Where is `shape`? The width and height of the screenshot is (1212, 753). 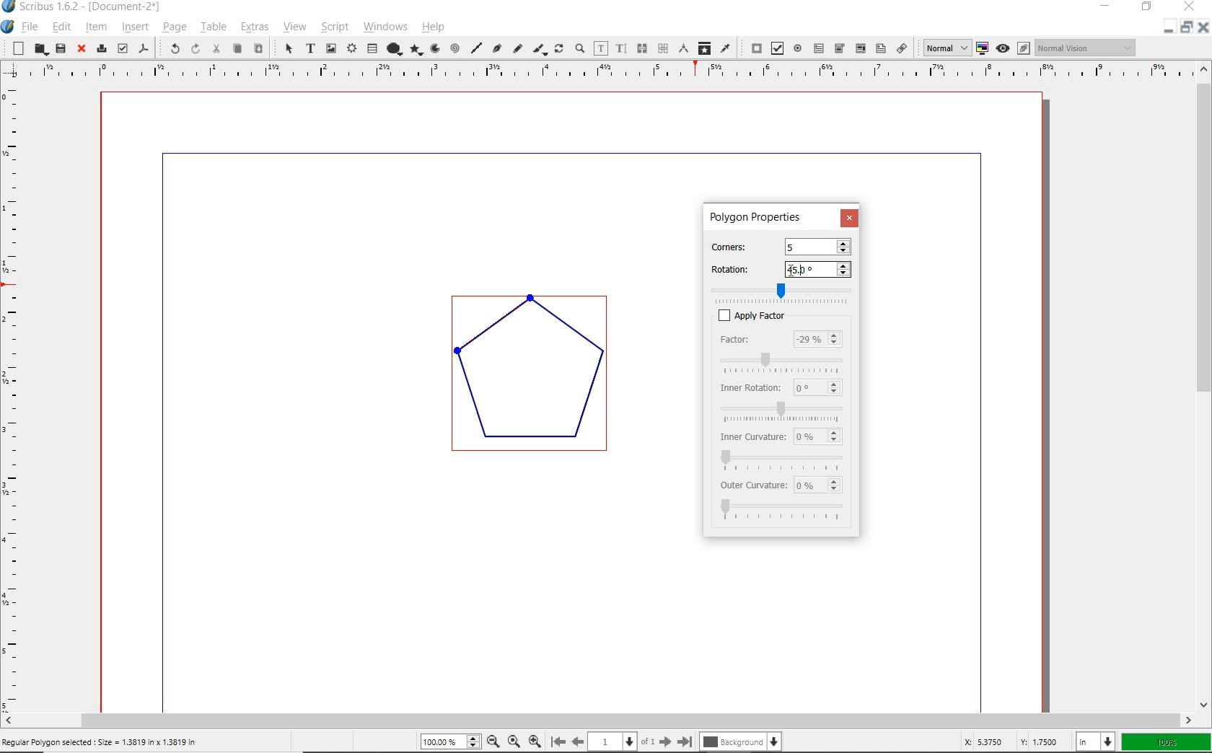
shape is located at coordinates (395, 47).